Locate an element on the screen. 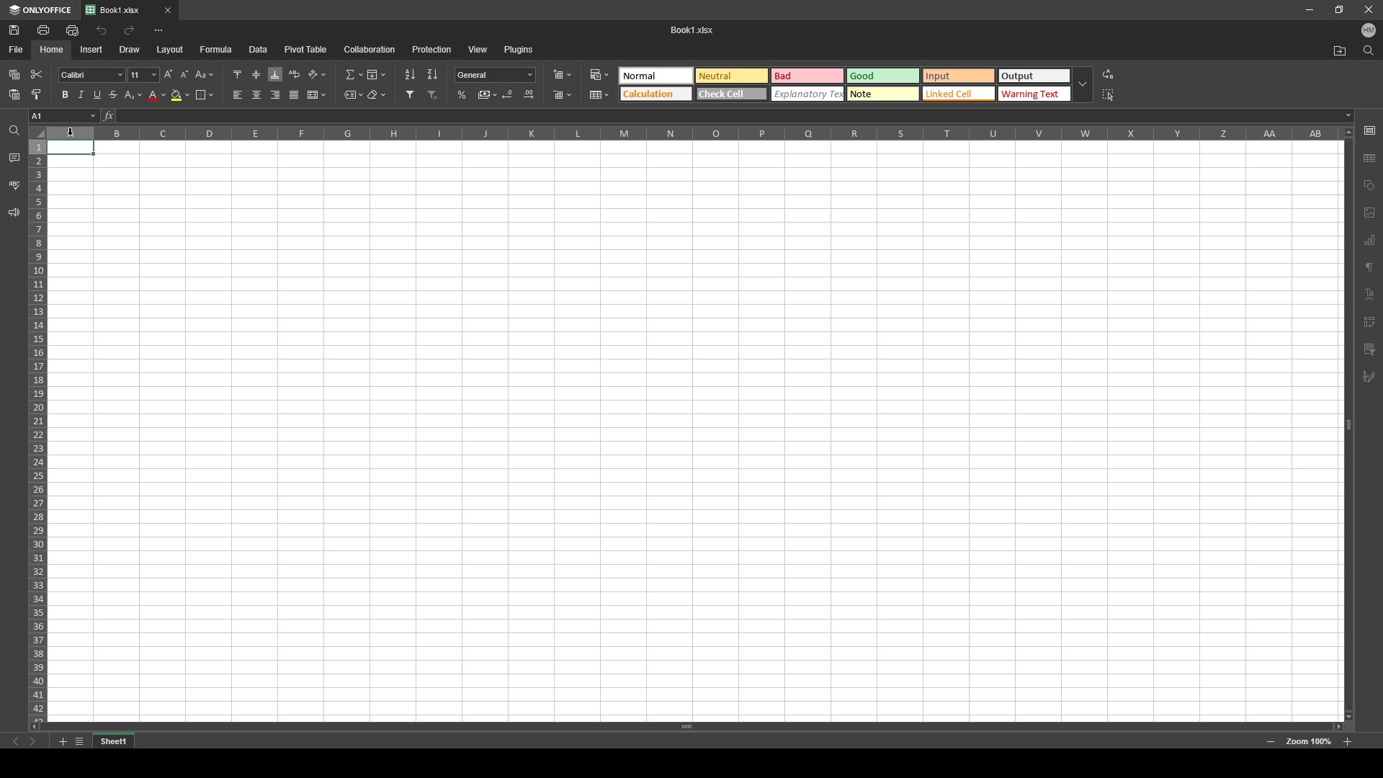  font style is located at coordinates (91, 76).